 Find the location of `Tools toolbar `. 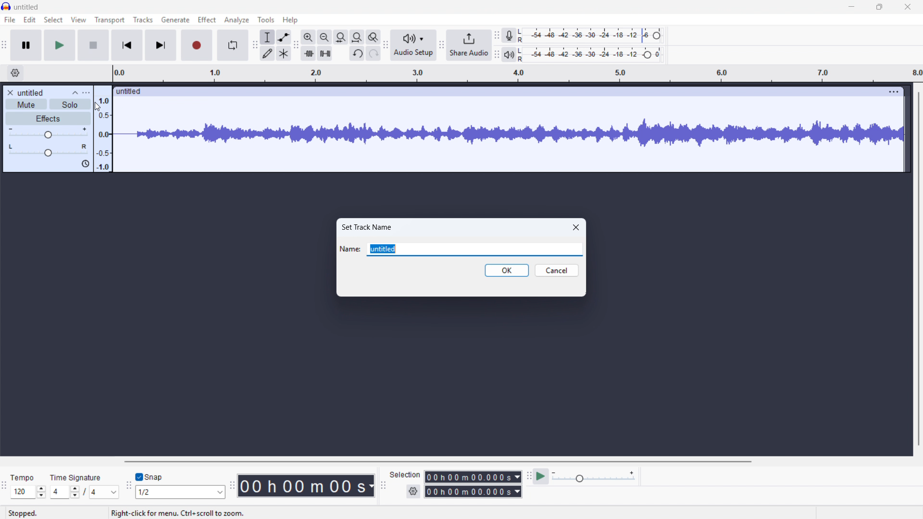

Tools toolbar  is located at coordinates (253, 45).